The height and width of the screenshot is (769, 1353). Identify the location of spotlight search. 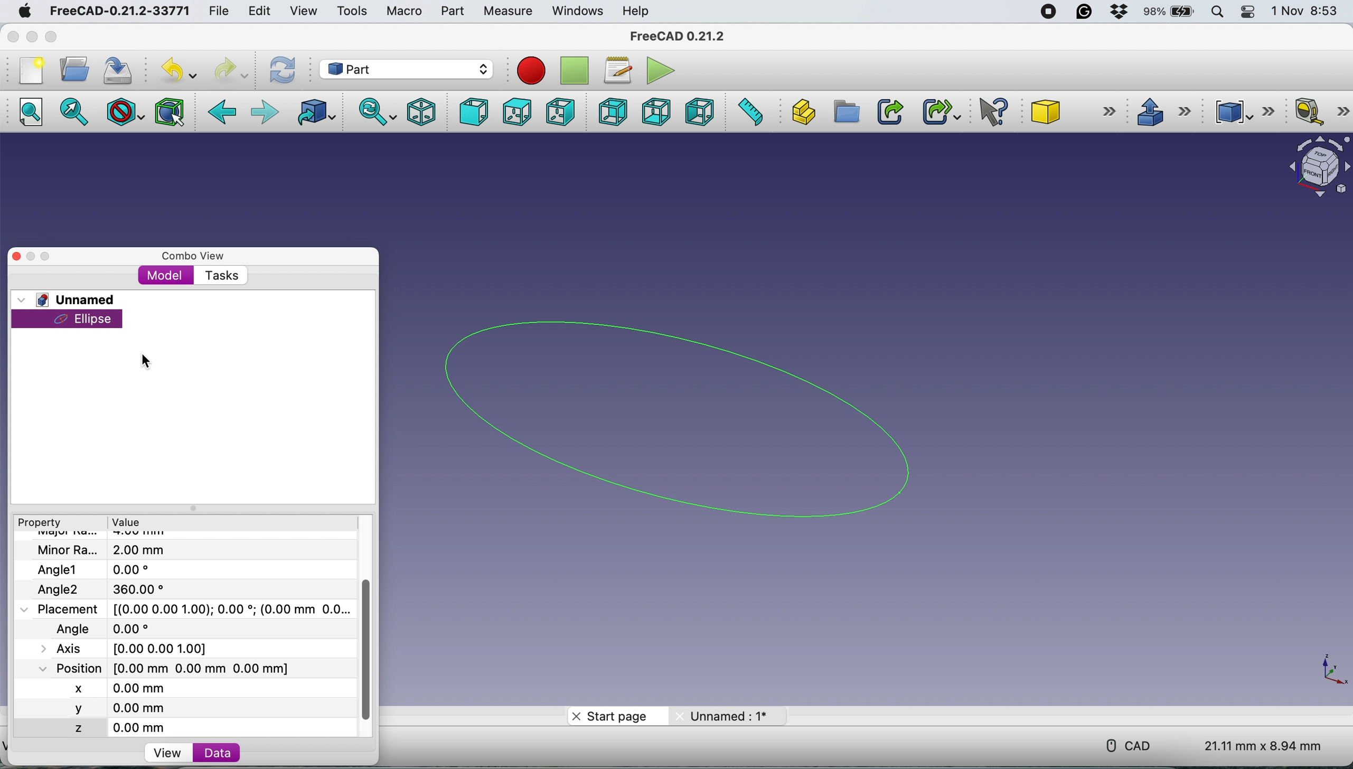
(1218, 13).